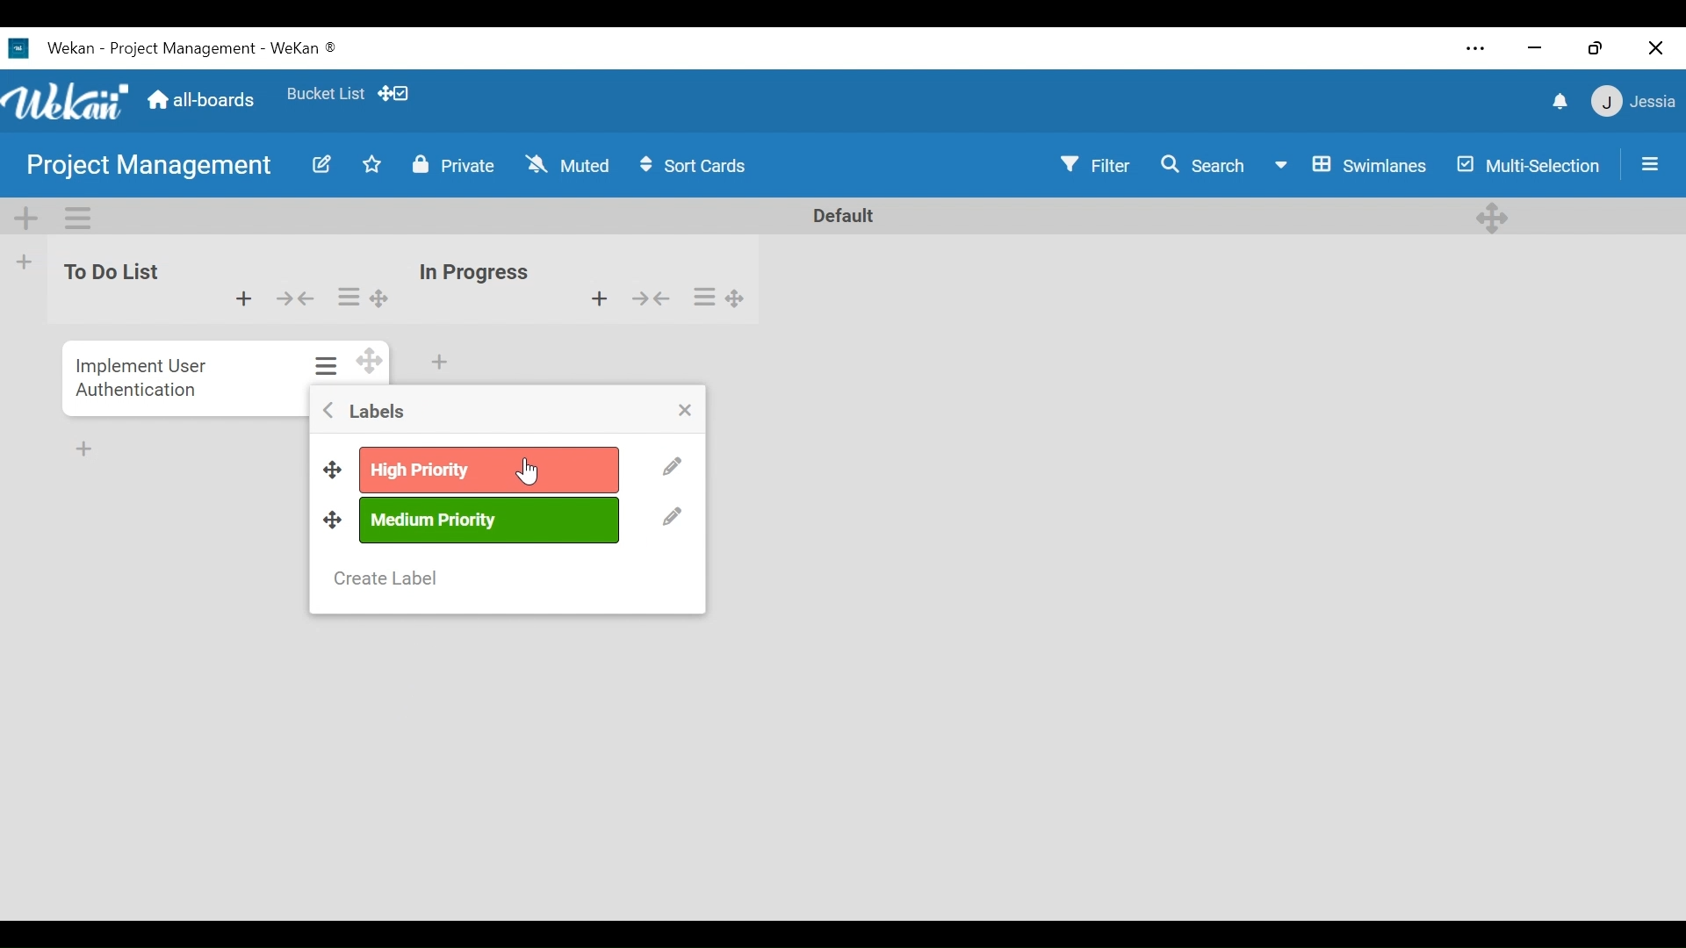 The image size is (1686, 948). What do you see at coordinates (328, 413) in the screenshot?
I see `previous` at bounding box center [328, 413].